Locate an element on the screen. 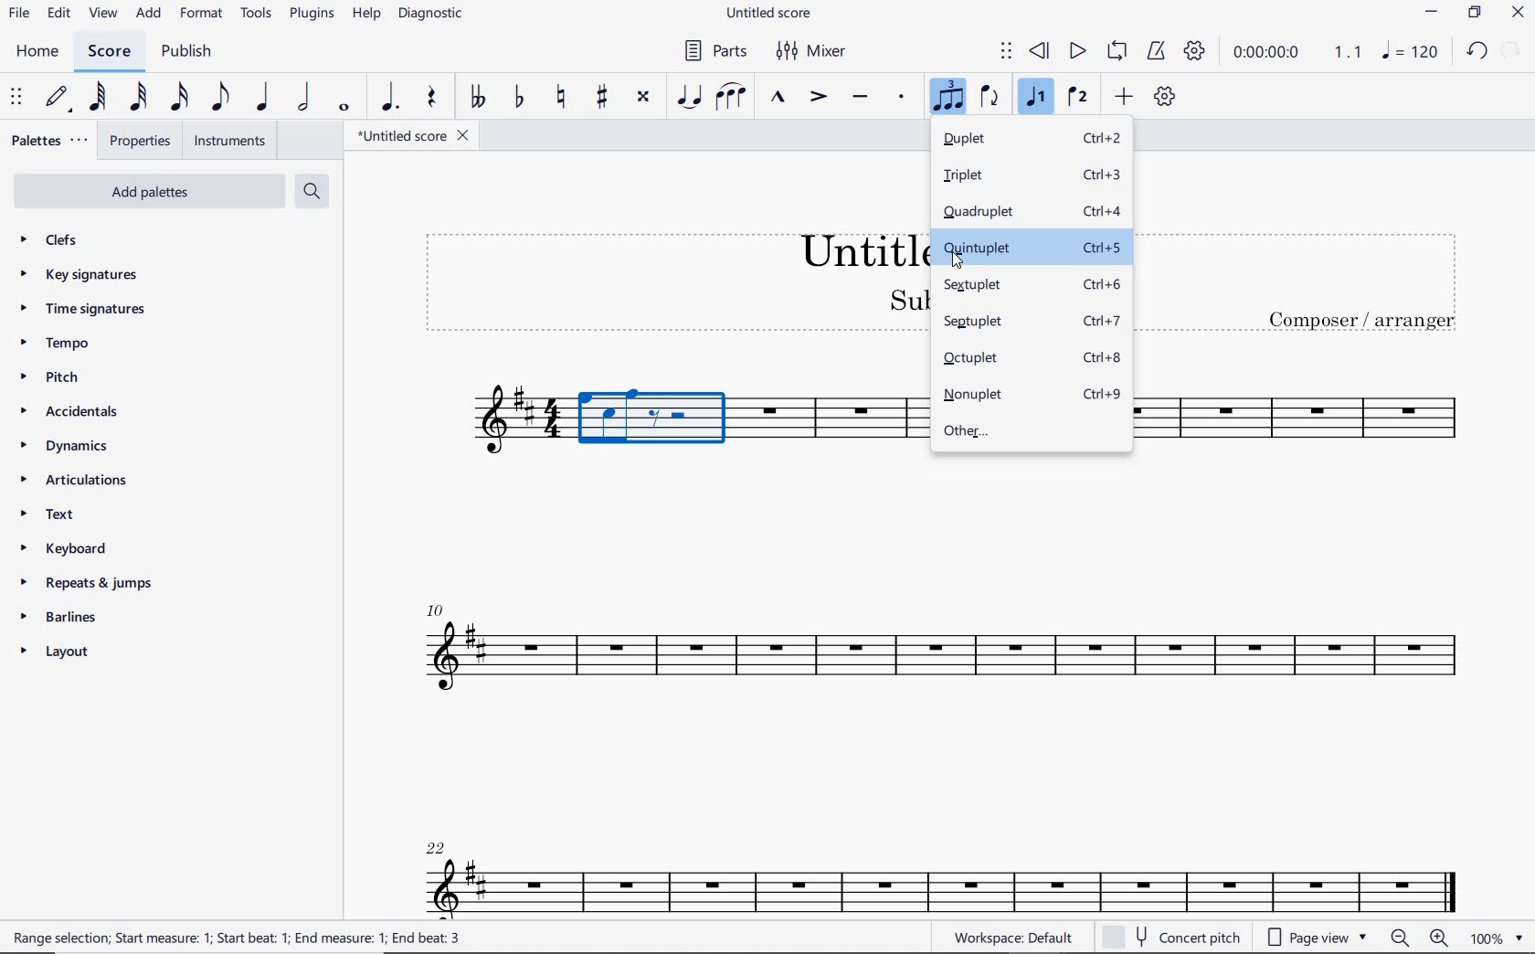 This screenshot has height=954, width=1535. WORKSPACE: DEFAULT is located at coordinates (1017, 937).